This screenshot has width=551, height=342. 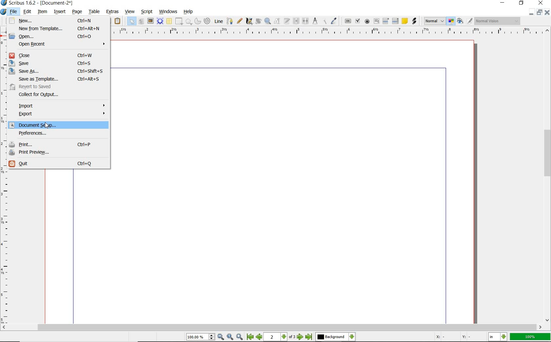 I want to click on shape, so click(x=178, y=22).